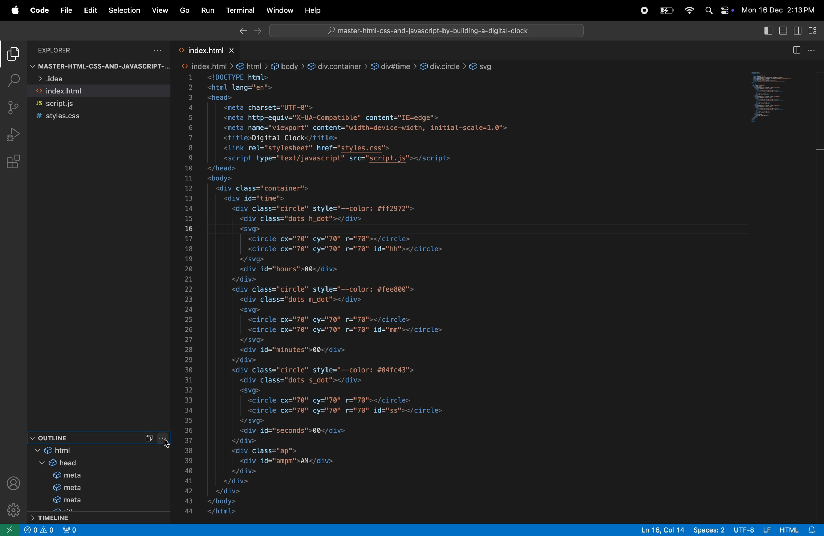  I want to click on extensions, so click(15, 160).